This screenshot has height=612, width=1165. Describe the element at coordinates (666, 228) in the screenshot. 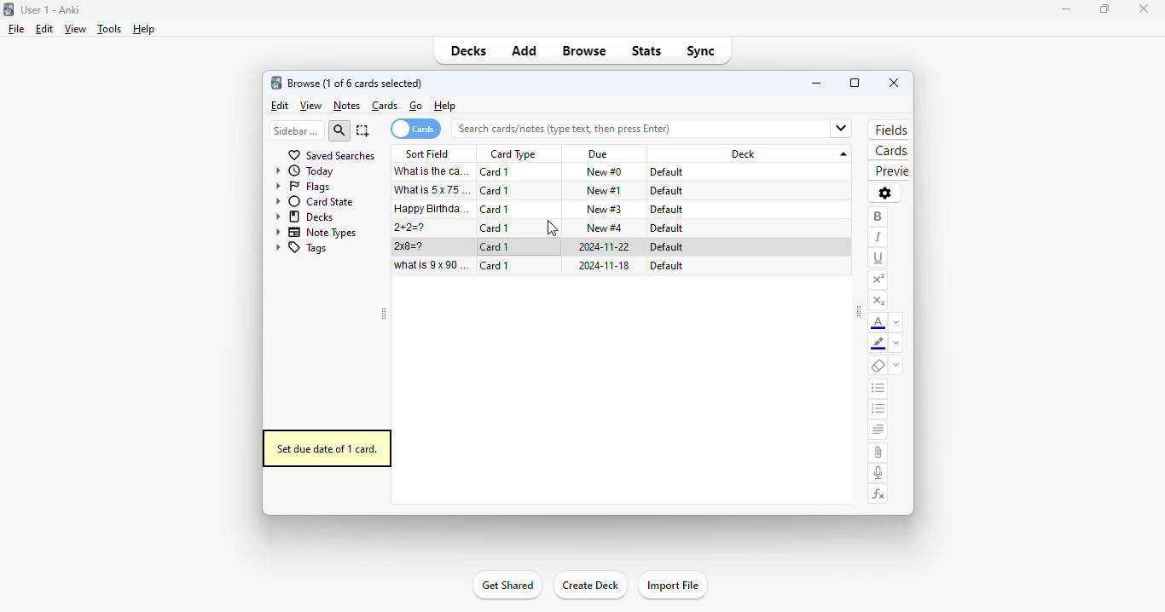

I see `default` at that location.